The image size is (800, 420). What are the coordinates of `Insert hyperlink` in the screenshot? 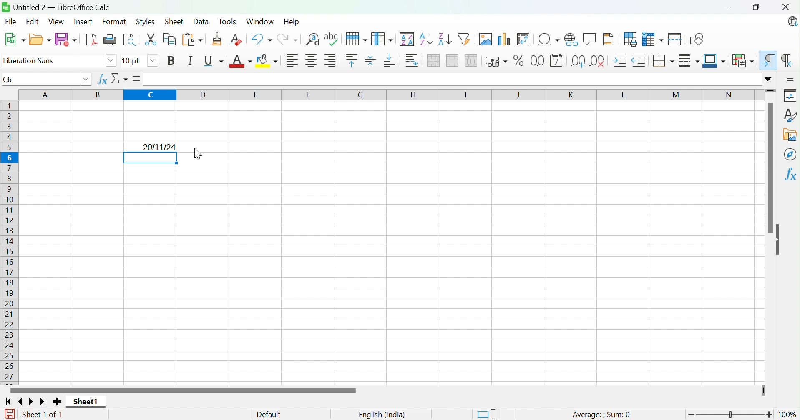 It's located at (570, 39).